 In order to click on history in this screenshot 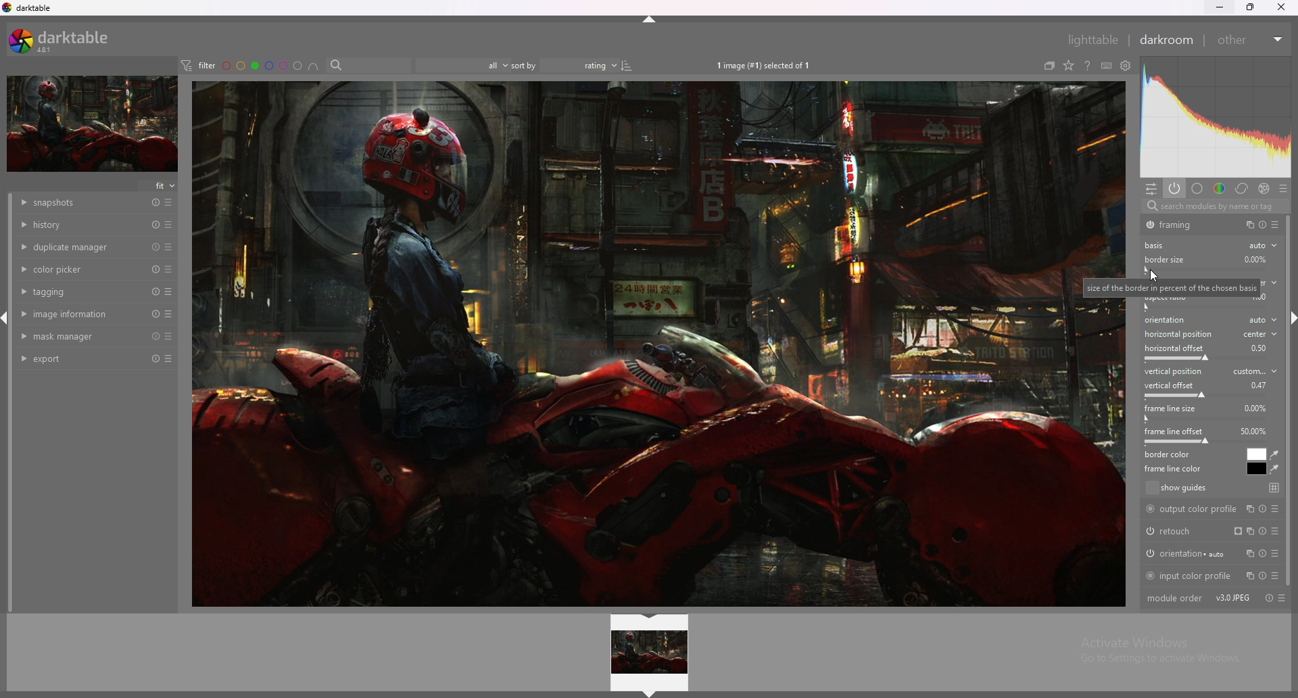, I will do `click(80, 224)`.